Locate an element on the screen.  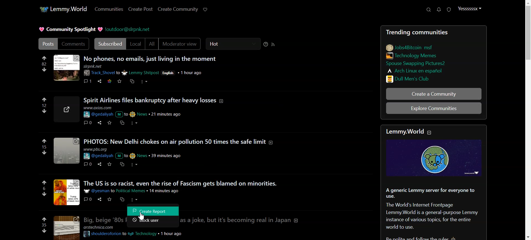
link is located at coordinates (410, 47).